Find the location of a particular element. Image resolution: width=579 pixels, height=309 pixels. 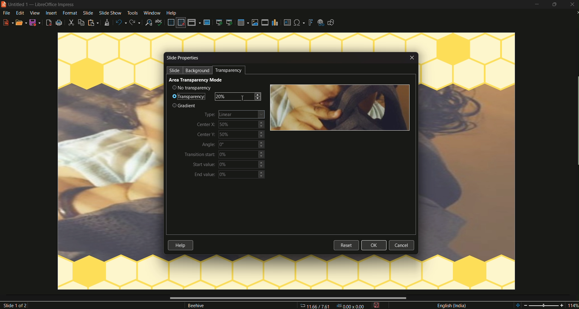

cancel is located at coordinates (402, 245).